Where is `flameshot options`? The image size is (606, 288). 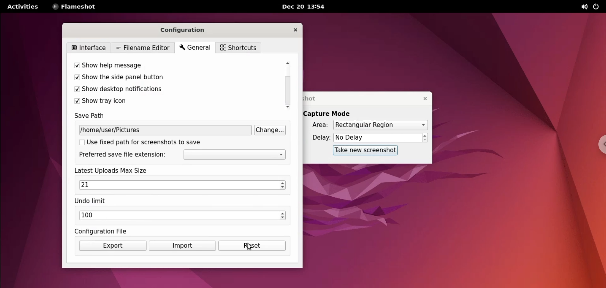
flameshot options is located at coordinates (76, 6).